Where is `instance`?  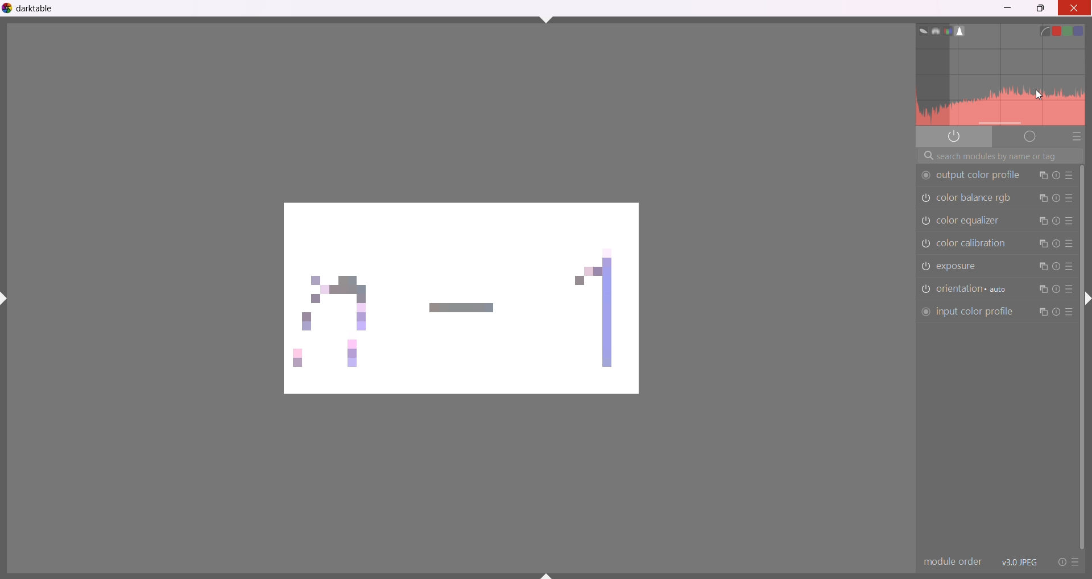 instance is located at coordinates (1042, 199).